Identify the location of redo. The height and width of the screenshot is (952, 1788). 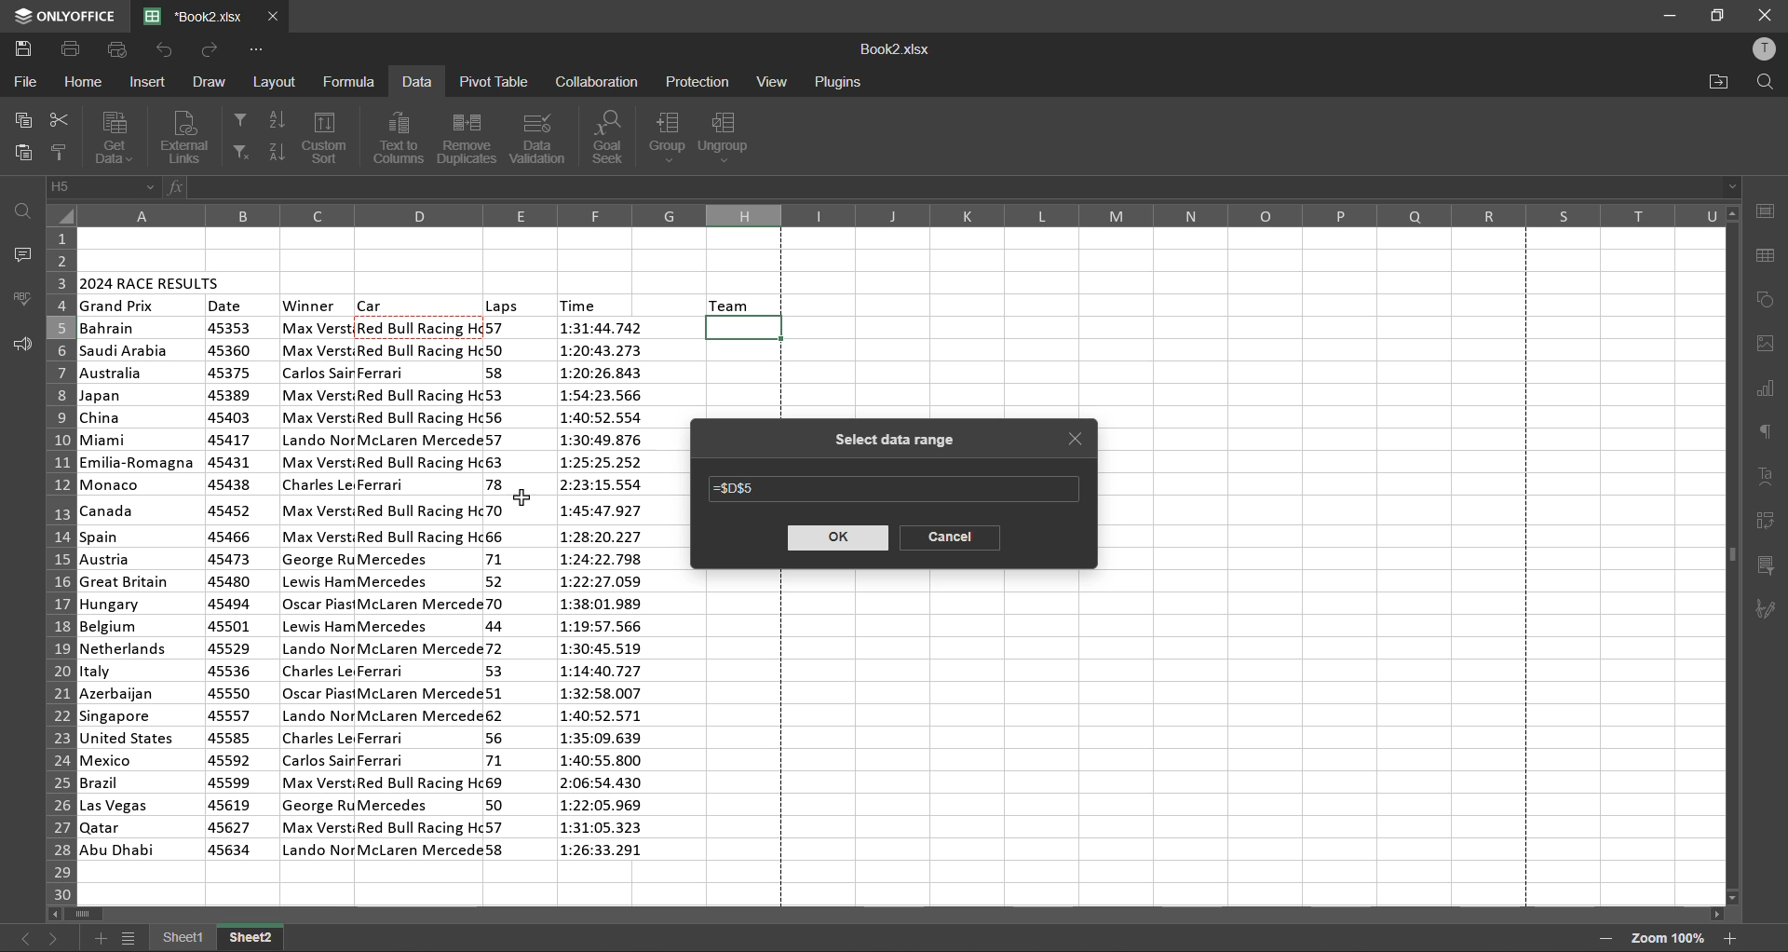
(211, 49).